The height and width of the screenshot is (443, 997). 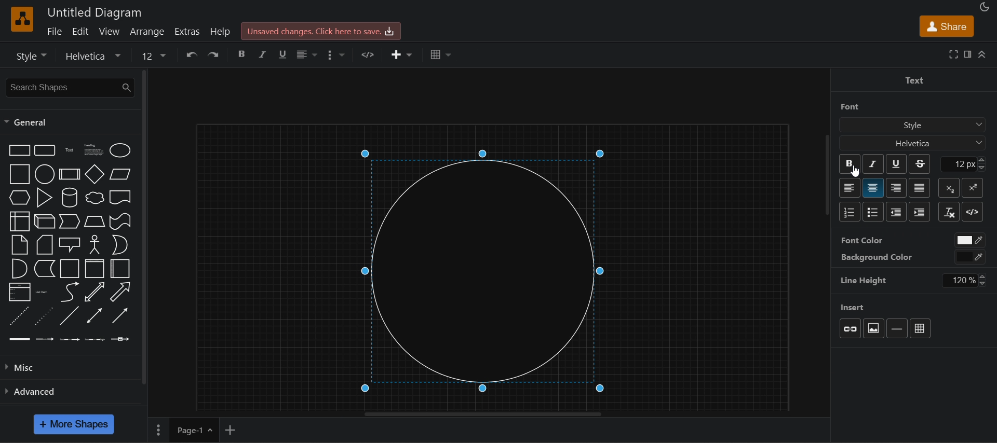 What do you see at coordinates (56, 32) in the screenshot?
I see `file` at bounding box center [56, 32].